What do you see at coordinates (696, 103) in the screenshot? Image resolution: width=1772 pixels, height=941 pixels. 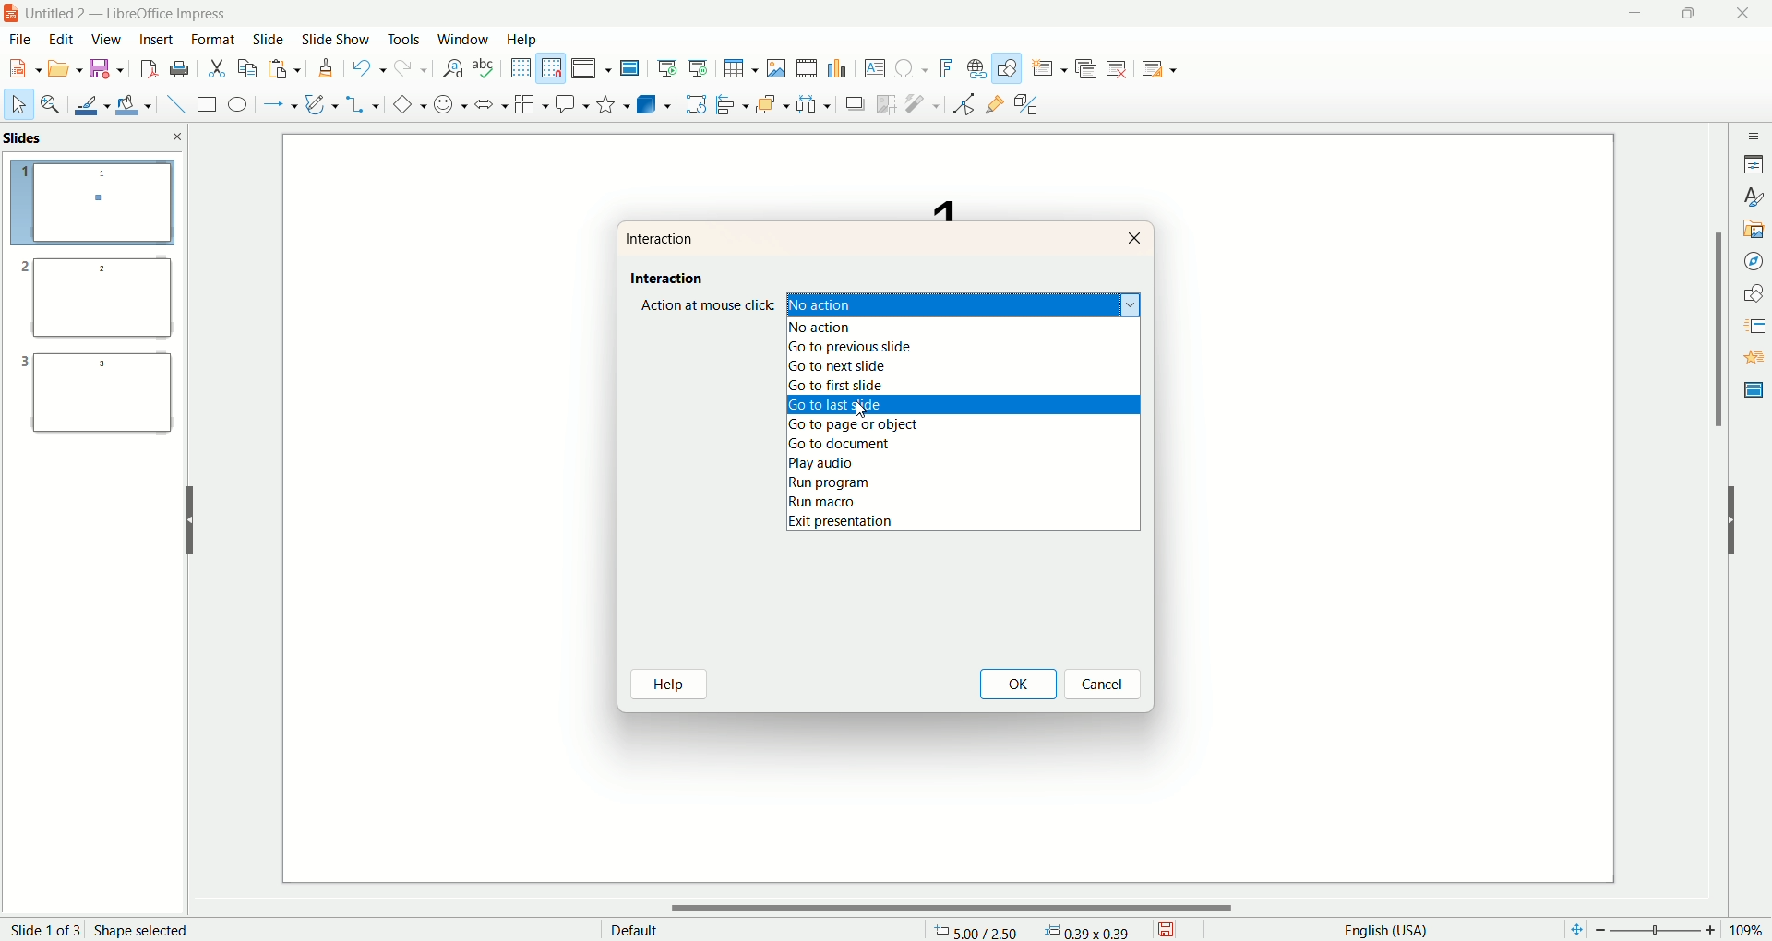 I see `rotate` at bounding box center [696, 103].